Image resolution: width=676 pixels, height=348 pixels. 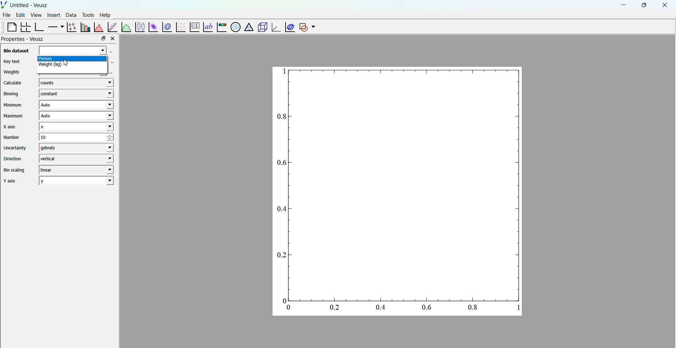 I want to click on blank page, so click(x=9, y=27).